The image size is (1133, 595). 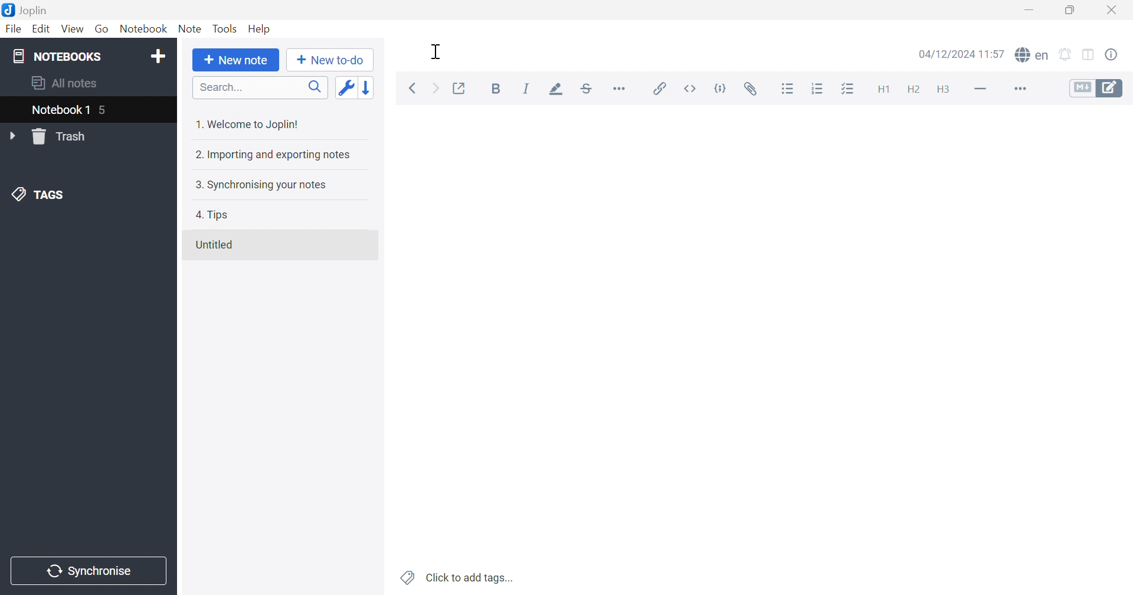 I want to click on File, so click(x=15, y=30).